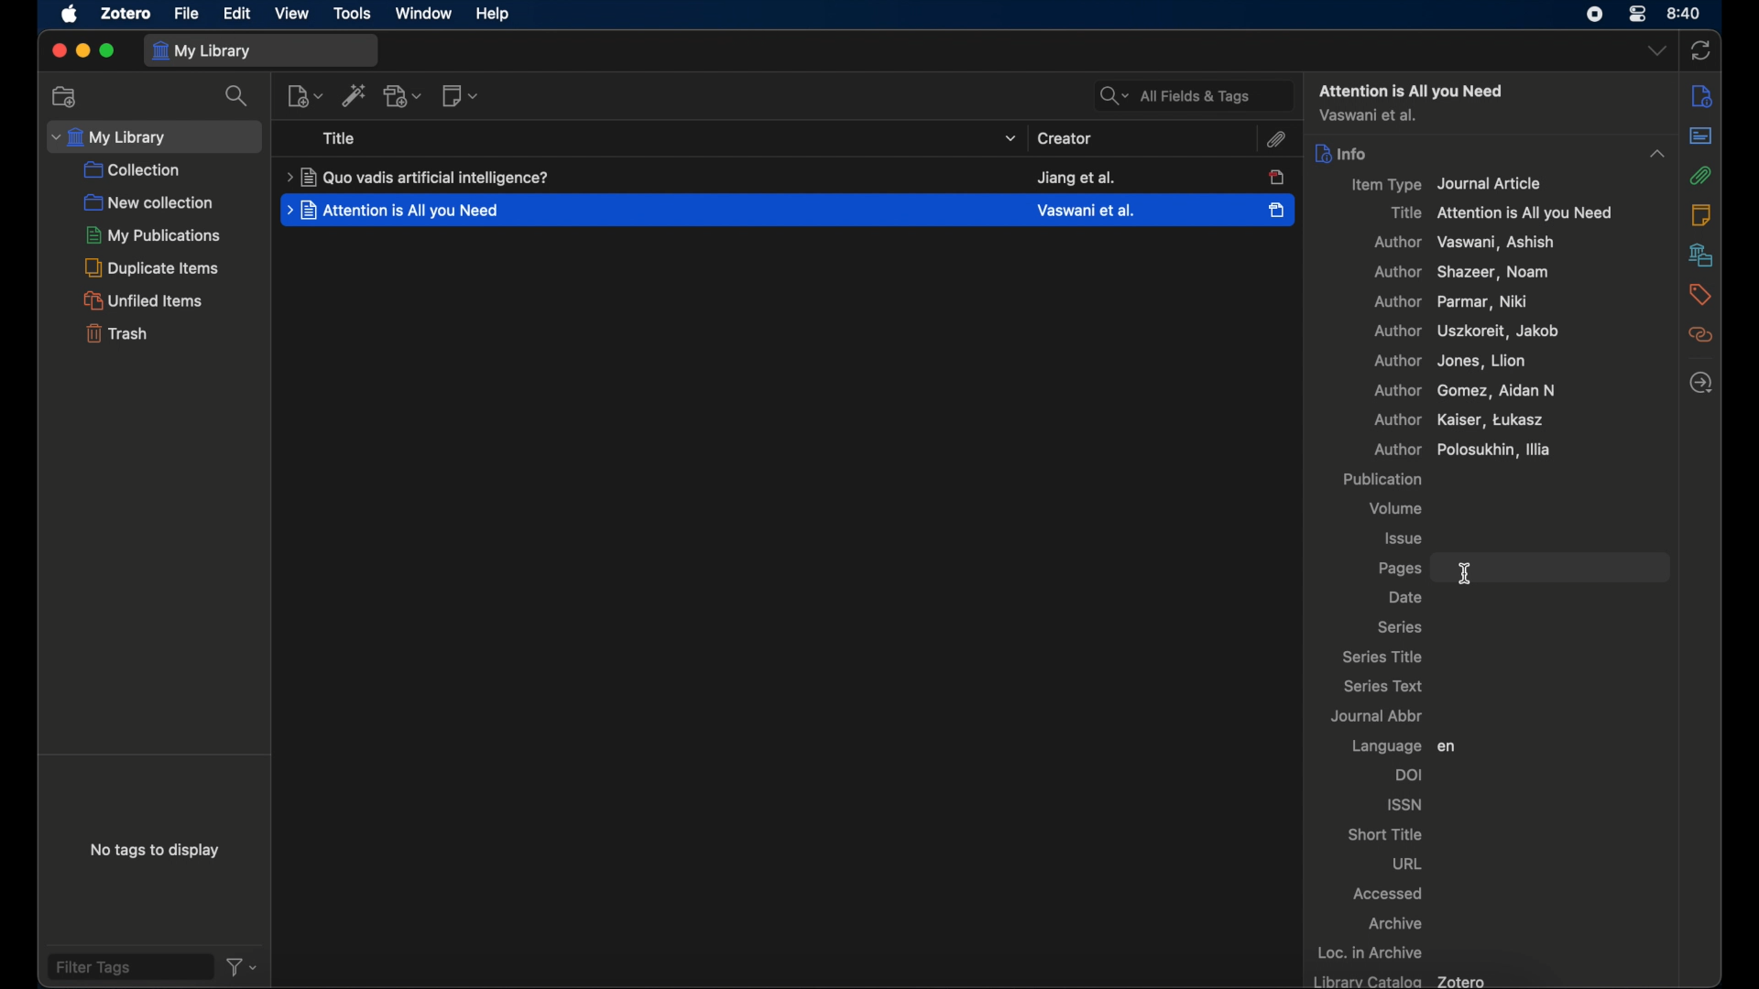 The image size is (1759, 989). Describe the element at coordinates (157, 850) in the screenshot. I see `no tags to display` at that location.